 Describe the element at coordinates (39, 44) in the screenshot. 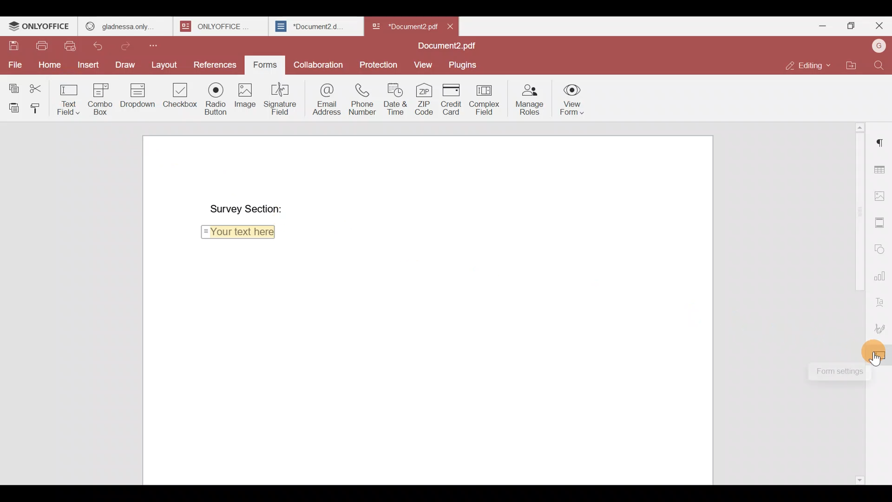

I see `Print file` at that location.